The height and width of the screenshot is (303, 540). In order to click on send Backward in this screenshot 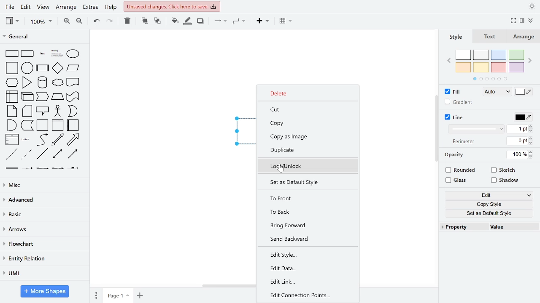, I will do `click(305, 239)`.